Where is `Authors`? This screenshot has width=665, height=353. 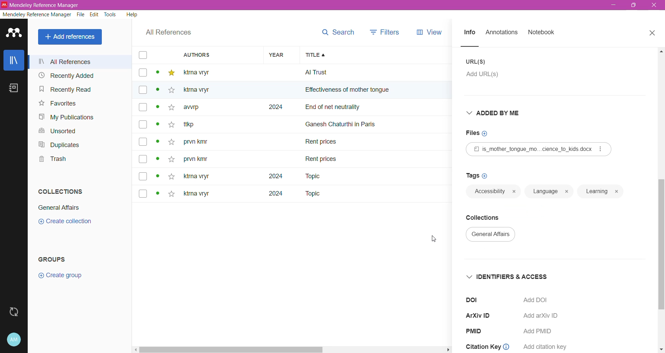
Authors is located at coordinates (214, 55).